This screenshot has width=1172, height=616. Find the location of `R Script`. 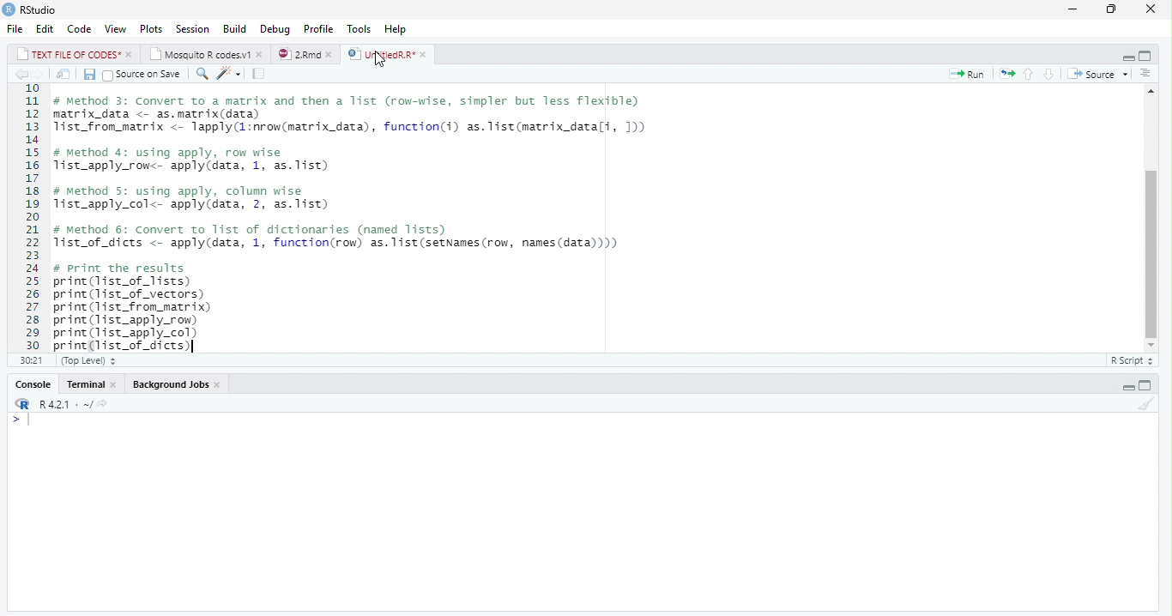

R Script is located at coordinates (1133, 359).